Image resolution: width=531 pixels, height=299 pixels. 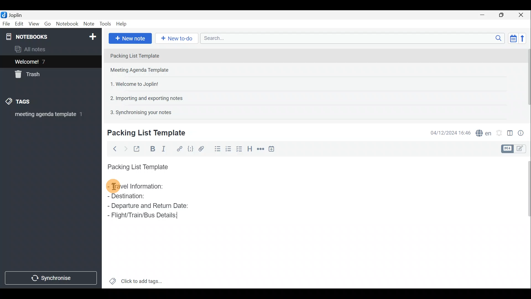 What do you see at coordinates (508, 148) in the screenshot?
I see `Toggle editors` at bounding box center [508, 148].